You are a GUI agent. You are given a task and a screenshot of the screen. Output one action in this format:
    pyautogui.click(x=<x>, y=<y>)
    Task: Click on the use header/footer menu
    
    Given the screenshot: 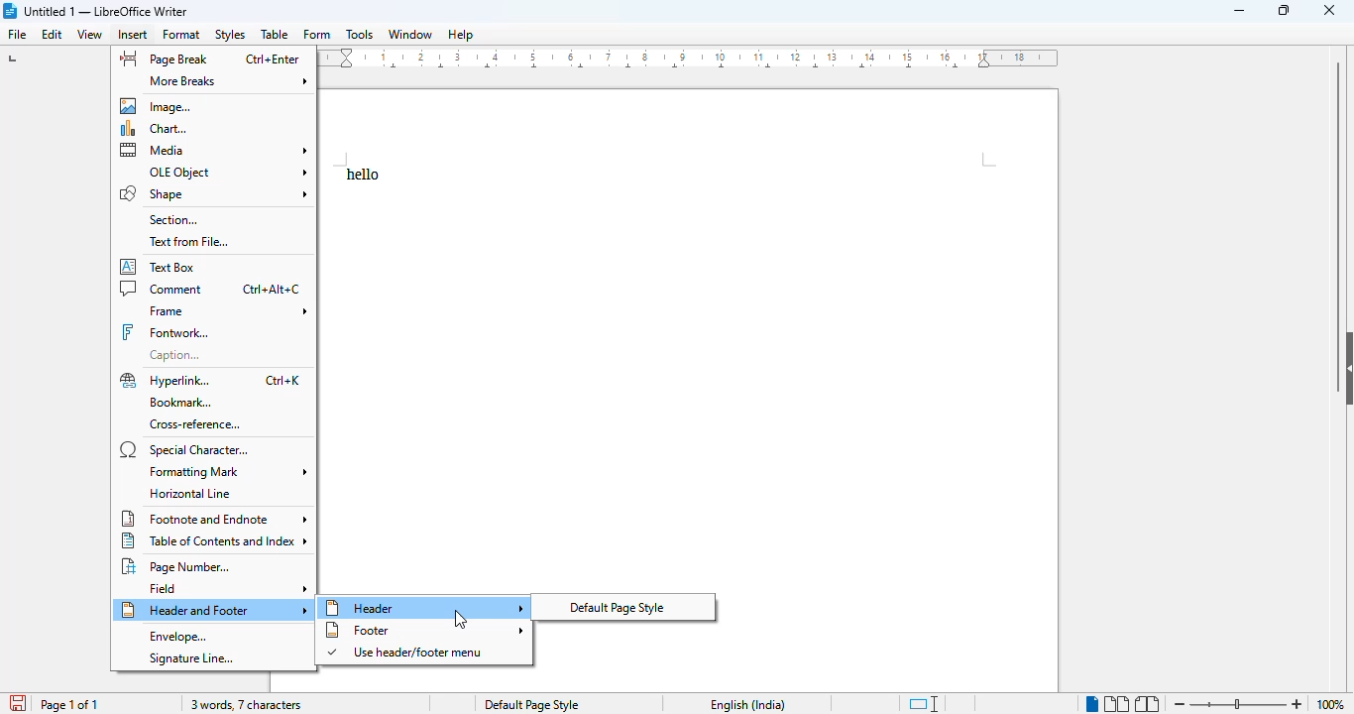 What is the action you would take?
    pyautogui.click(x=407, y=653)
    